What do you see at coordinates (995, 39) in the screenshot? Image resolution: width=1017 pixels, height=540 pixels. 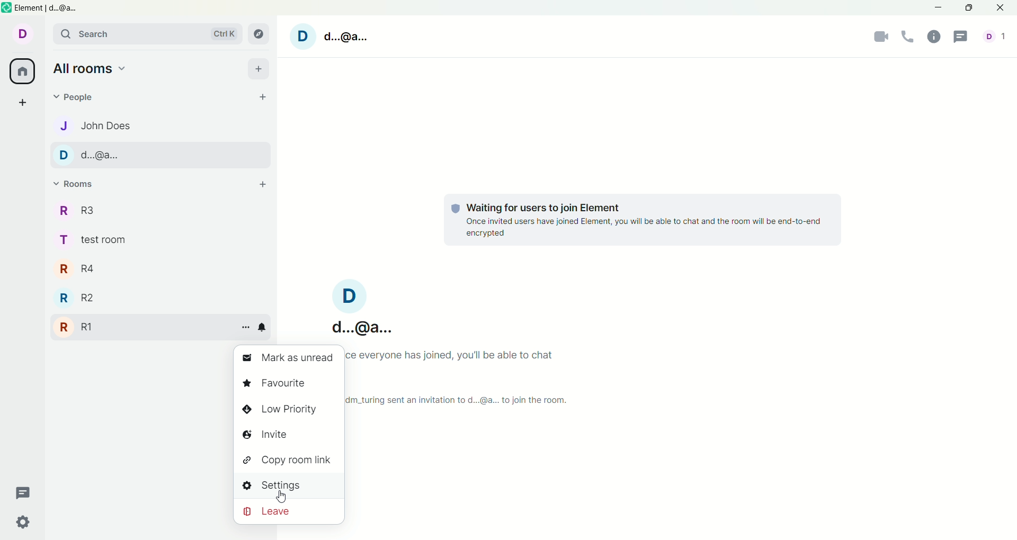 I see `d 1` at bounding box center [995, 39].